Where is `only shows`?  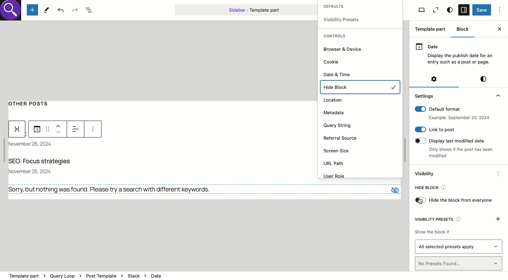 only shows is located at coordinates (461, 153).